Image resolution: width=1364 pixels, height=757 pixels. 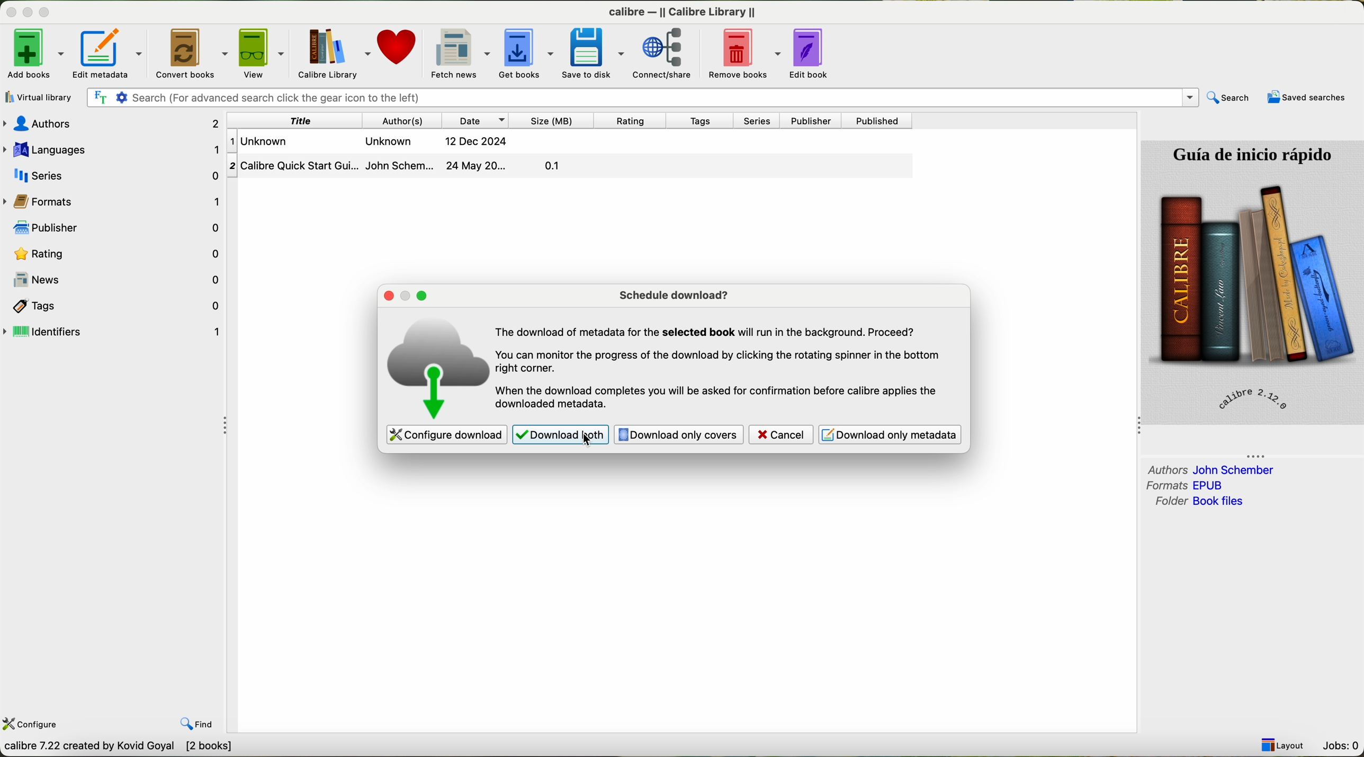 What do you see at coordinates (120, 124) in the screenshot?
I see `audio` at bounding box center [120, 124].